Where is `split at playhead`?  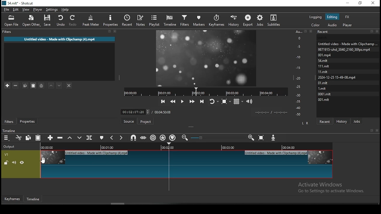
split at playhead is located at coordinates (90, 137).